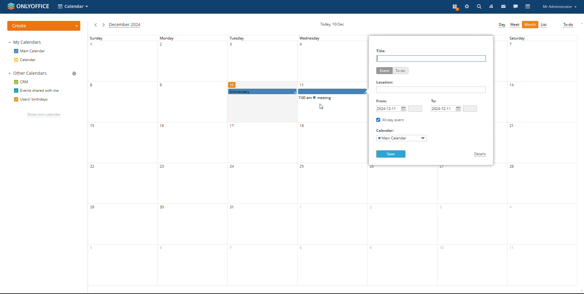 This screenshot has width=584, height=294. Describe the element at coordinates (96, 25) in the screenshot. I see `previous month` at that location.